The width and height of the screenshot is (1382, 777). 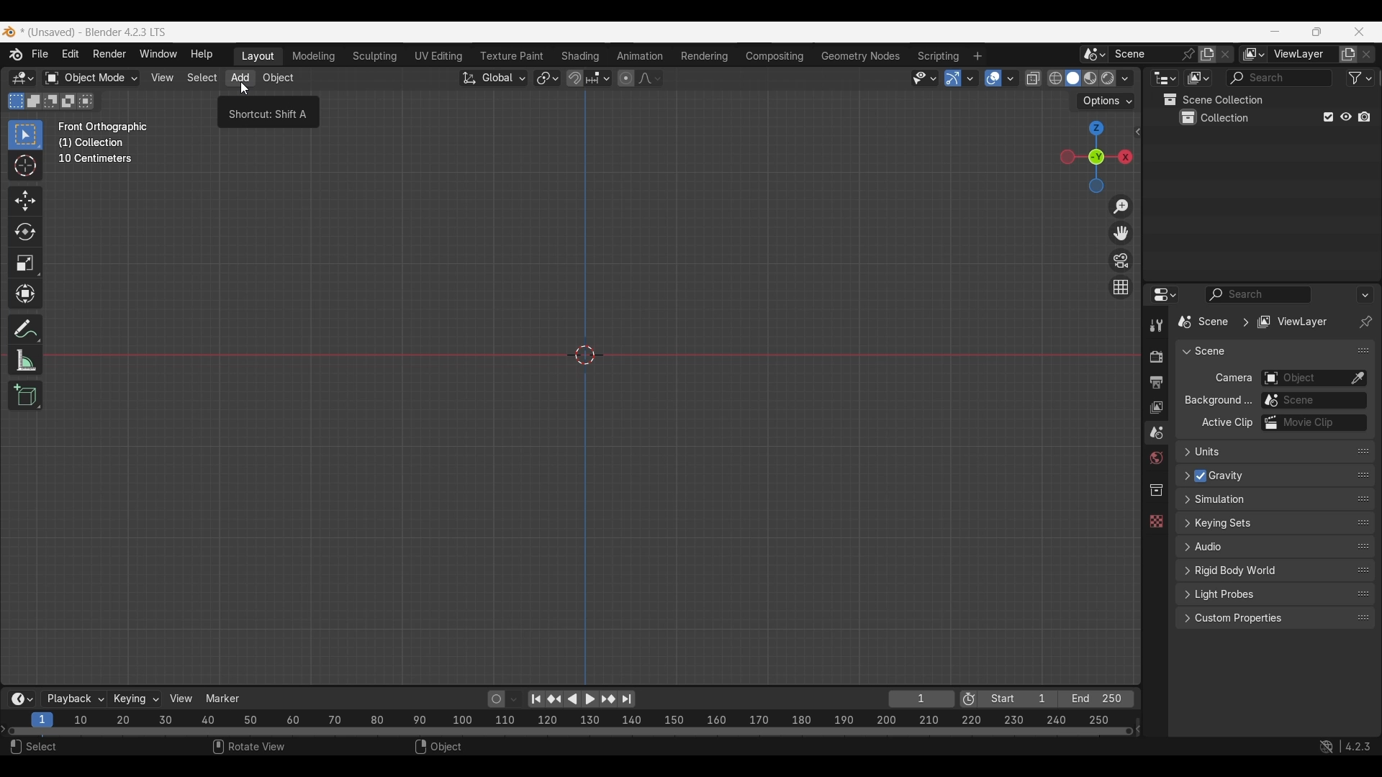 What do you see at coordinates (1326, 748) in the screenshot?
I see `Show system preferences "Network" panel to allow online access` at bounding box center [1326, 748].